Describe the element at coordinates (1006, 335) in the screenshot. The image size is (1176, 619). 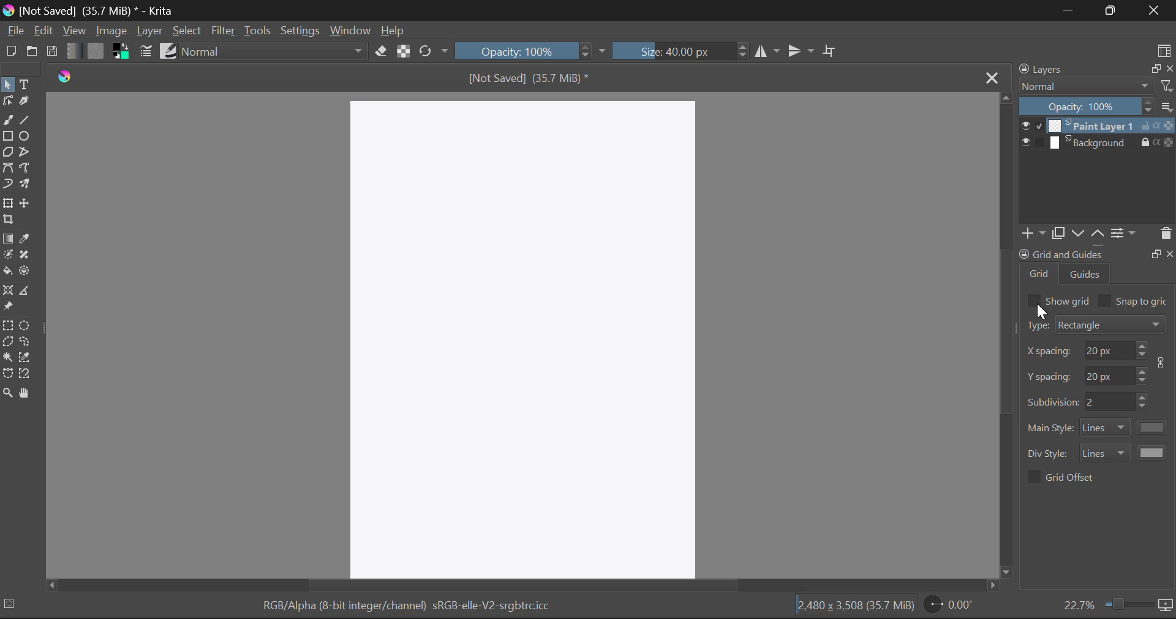
I see `Scroll Bar` at that location.